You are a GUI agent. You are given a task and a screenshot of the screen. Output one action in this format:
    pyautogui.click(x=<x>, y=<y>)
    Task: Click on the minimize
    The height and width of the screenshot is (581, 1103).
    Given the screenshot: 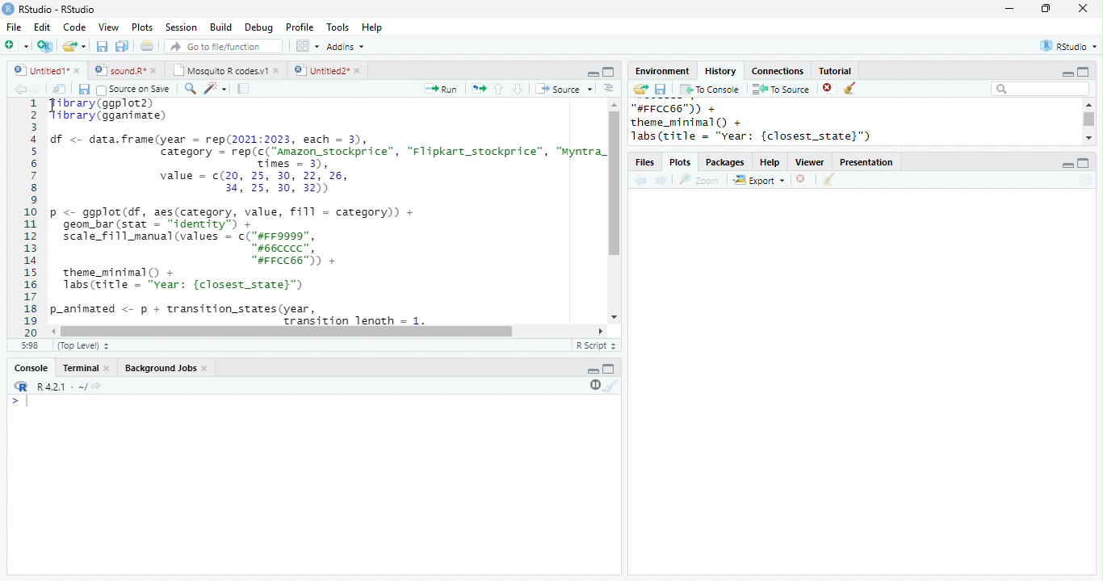 What is the action you would take?
    pyautogui.click(x=593, y=371)
    